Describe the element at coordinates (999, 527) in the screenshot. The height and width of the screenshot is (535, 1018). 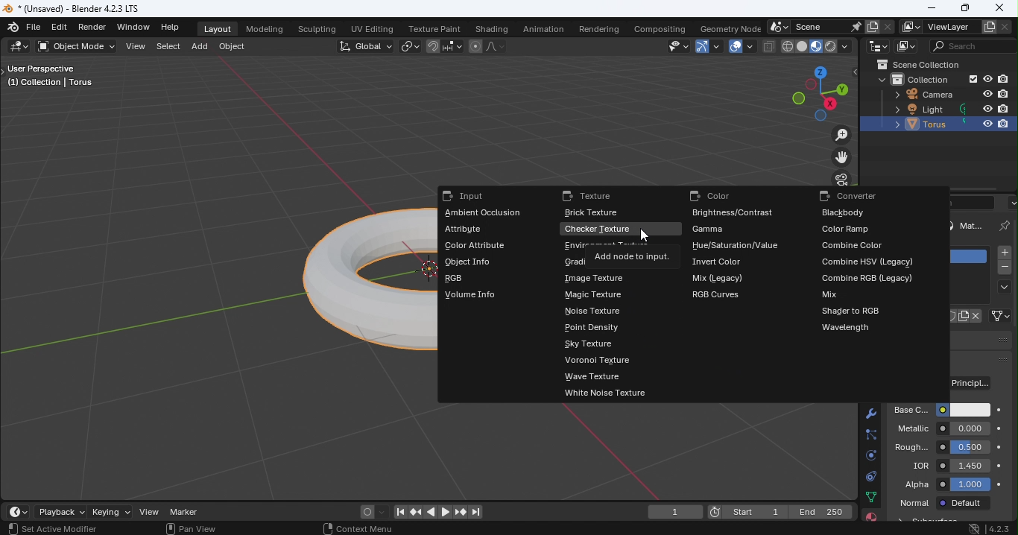
I see `Blender version` at that location.